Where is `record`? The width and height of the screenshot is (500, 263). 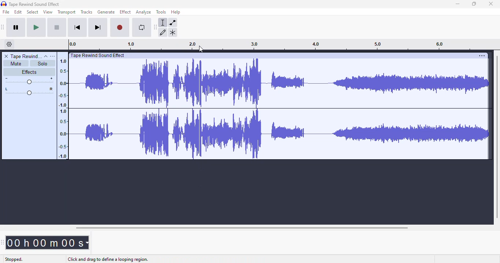
record is located at coordinates (120, 27).